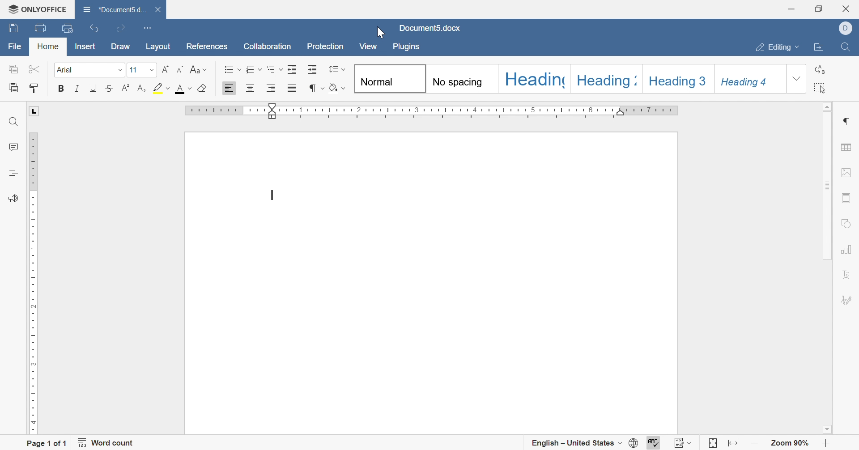  What do you see at coordinates (34, 111) in the screenshot?
I see `L` at bounding box center [34, 111].